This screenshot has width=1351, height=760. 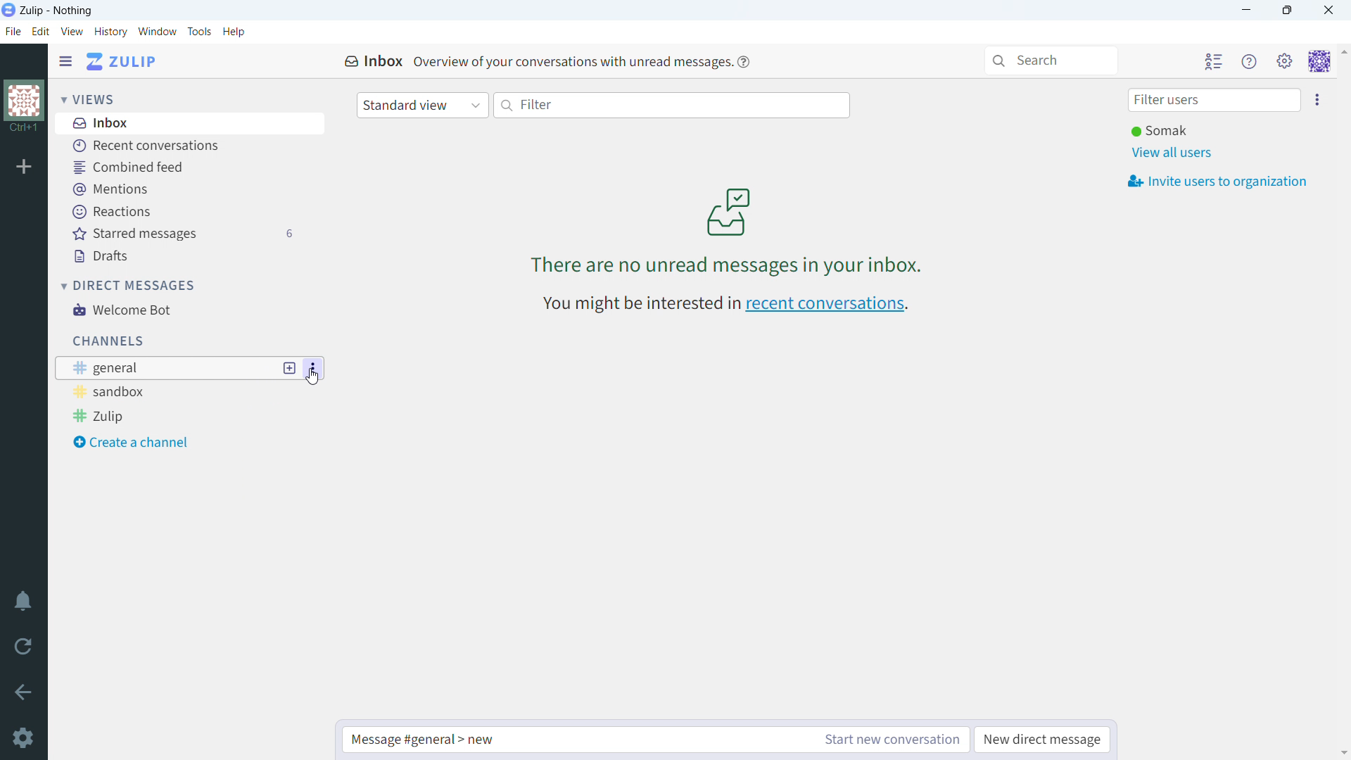 I want to click on welcome bot, so click(x=181, y=310).